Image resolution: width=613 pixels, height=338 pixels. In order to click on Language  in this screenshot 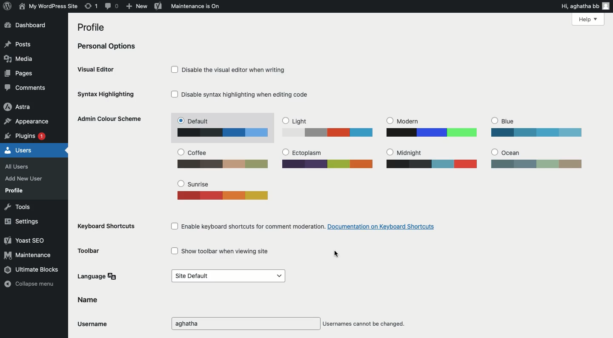, I will do `click(97, 276)`.